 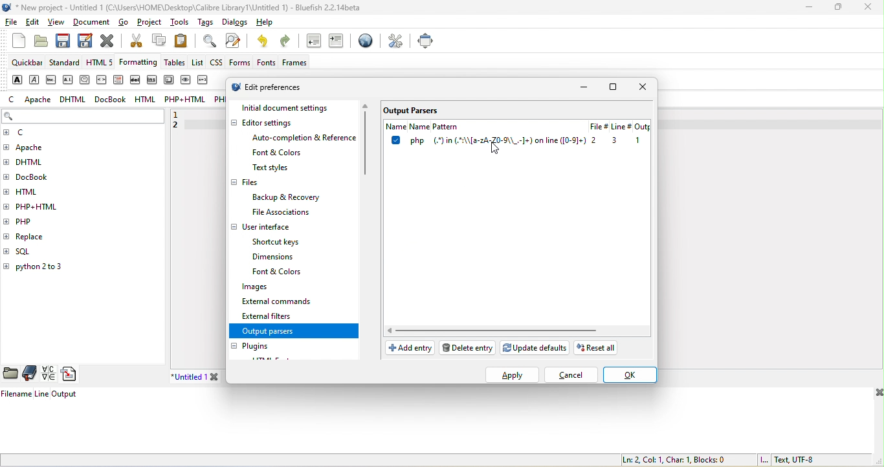 What do you see at coordinates (72, 375) in the screenshot?
I see `snippets` at bounding box center [72, 375].